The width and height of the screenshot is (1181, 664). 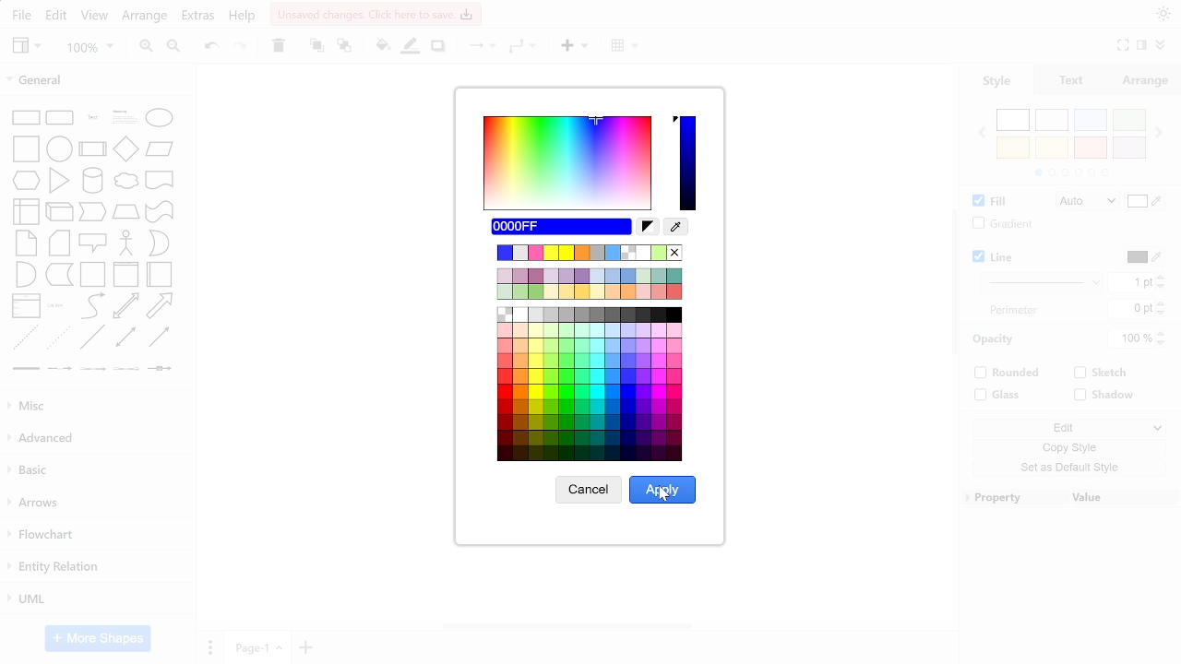 What do you see at coordinates (1124, 496) in the screenshot?
I see `value` at bounding box center [1124, 496].